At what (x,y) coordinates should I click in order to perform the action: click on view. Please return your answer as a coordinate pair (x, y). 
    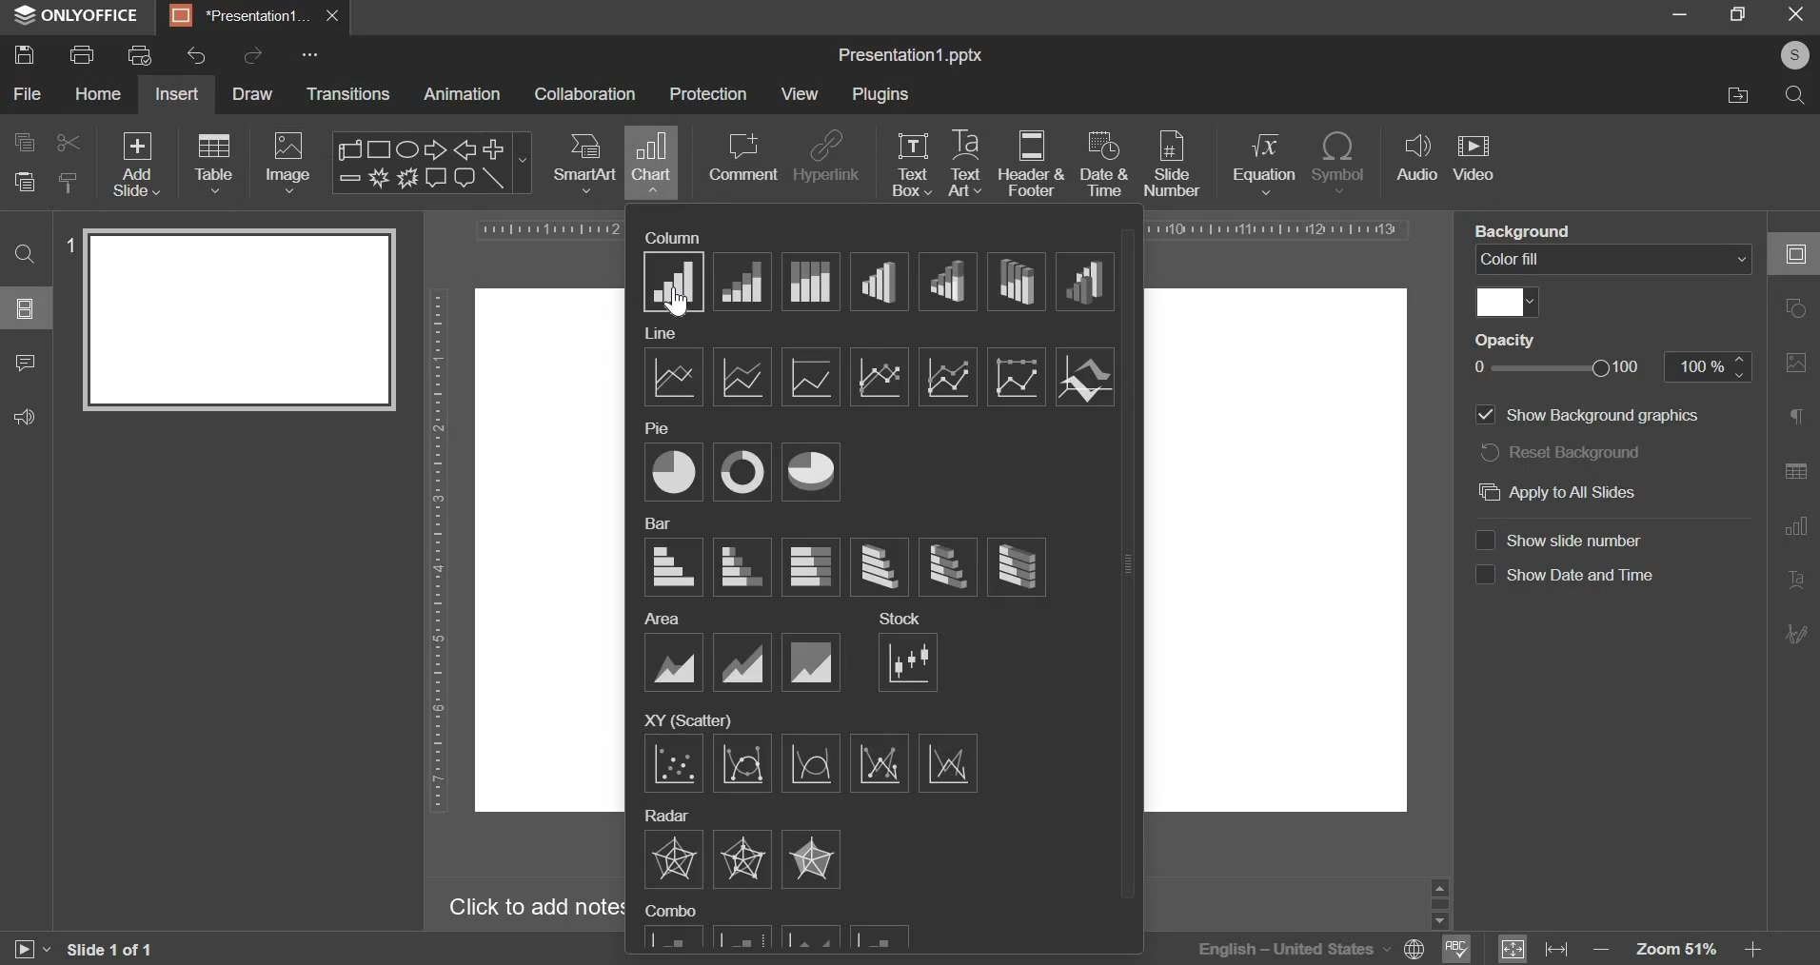
    Looking at the image, I should click on (801, 91).